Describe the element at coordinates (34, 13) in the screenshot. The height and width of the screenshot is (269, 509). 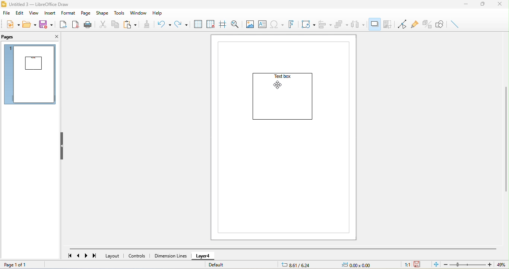
I see `view` at that location.